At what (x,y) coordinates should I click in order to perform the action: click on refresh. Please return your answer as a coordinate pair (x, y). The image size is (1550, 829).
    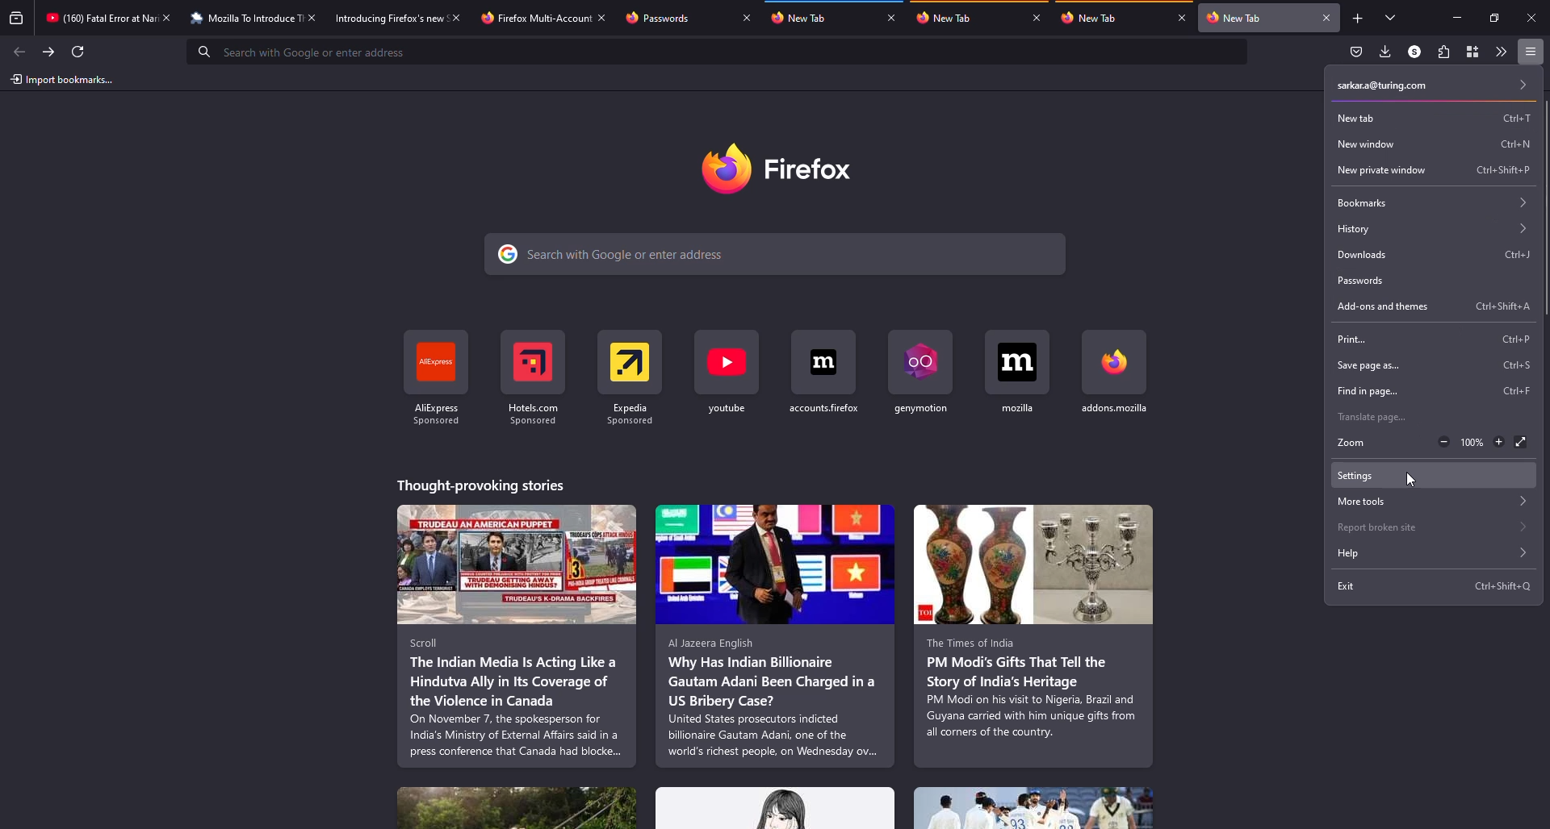
    Looking at the image, I should click on (81, 52).